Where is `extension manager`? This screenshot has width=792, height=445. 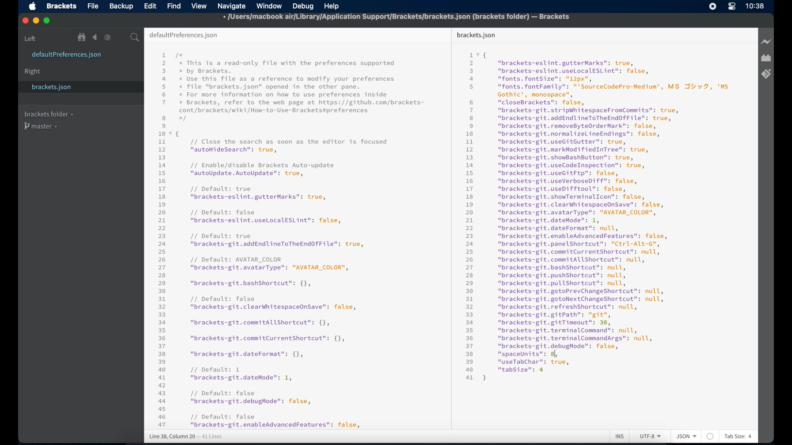 extension manager is located at coordinates (766, 58).